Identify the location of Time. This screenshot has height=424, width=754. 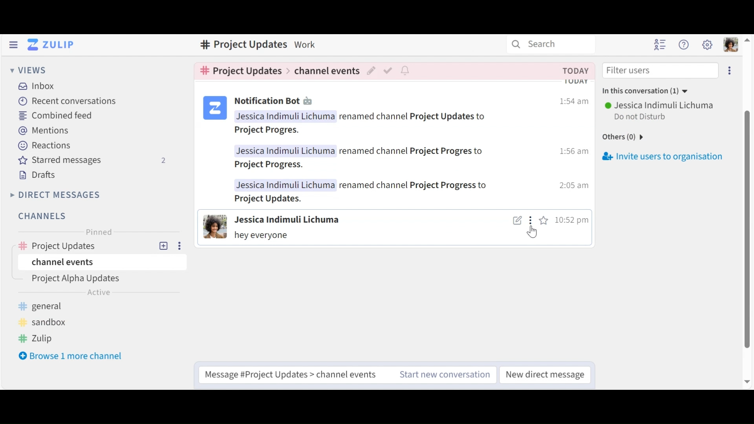
(572, 221).